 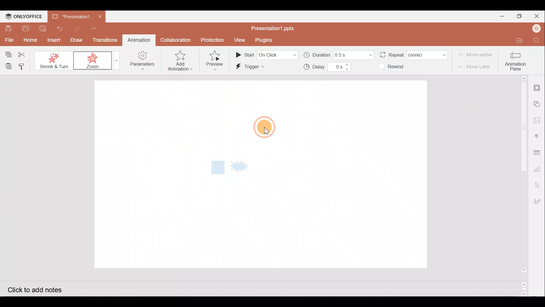 What do you see at coordinates (338, 54) in the screenshot?
I see `Duration` at bounding box center [338, 54].